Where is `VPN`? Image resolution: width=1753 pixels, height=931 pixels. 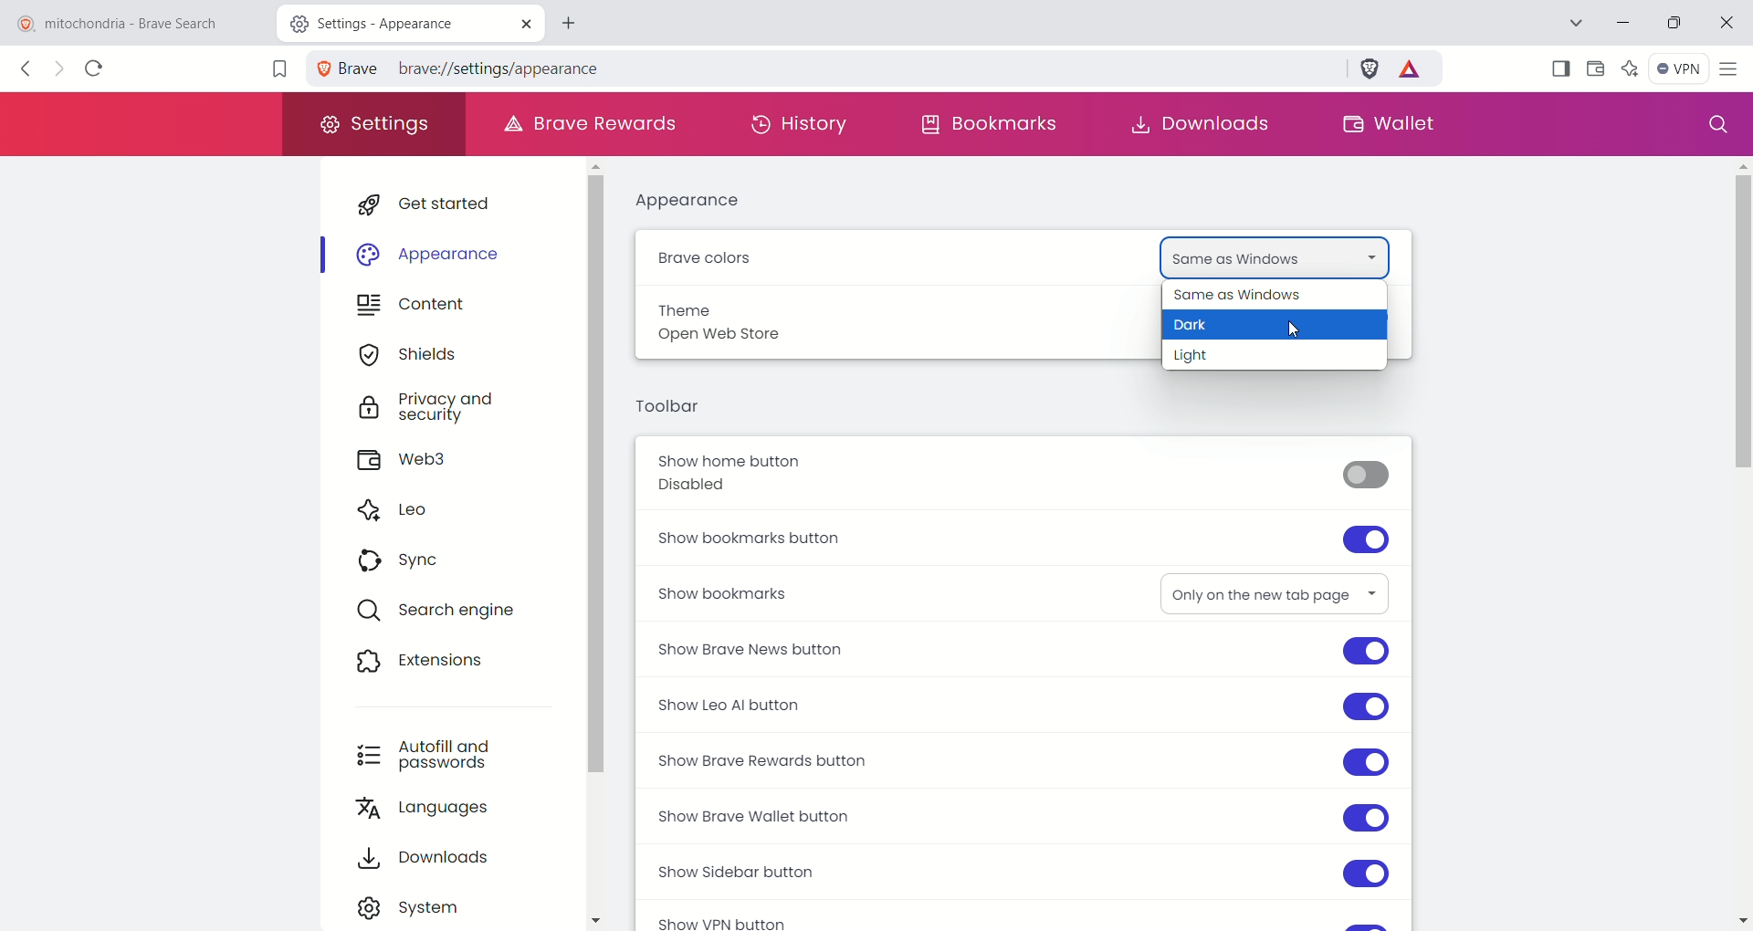 VPN is located at coordinates (1678, 68).